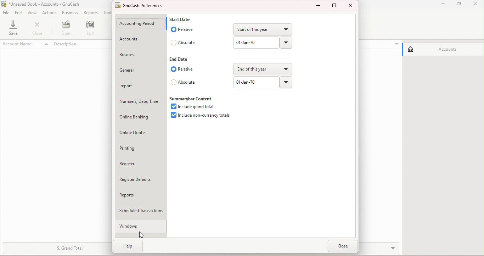  Describe the element at coordinates (140, 194) in the screenshot. I see `Reports` at that location.